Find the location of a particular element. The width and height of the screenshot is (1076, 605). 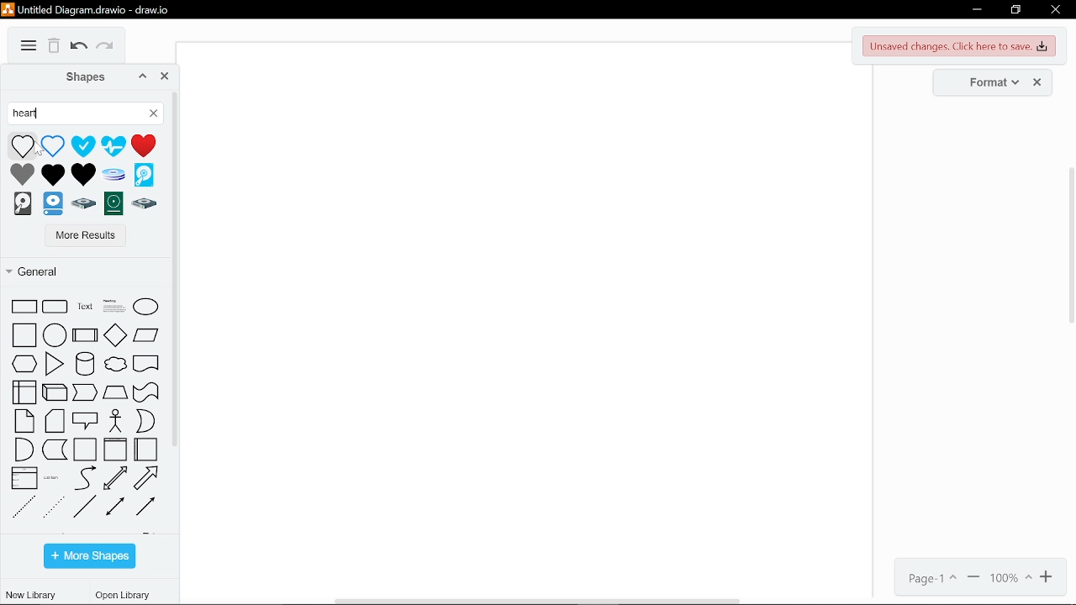

list item is located at coordinates (53, 364).